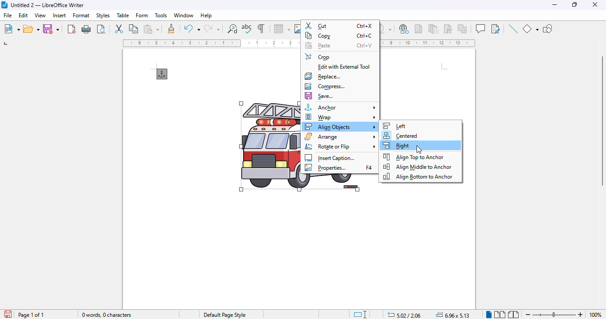 Image resolution: width=606 pixels, height=319 pixels. I want to click on word and character count, so click(107, 315).